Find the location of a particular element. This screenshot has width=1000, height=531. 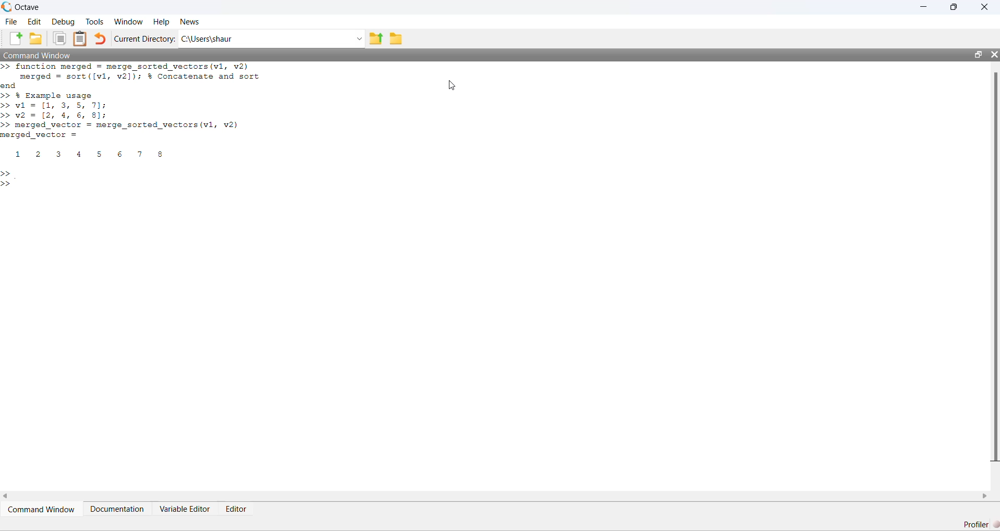

‘Window is located at coordinates (129, 22).